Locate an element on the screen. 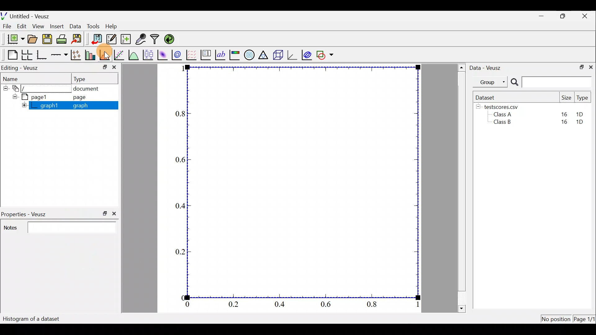  0.2 is located at coordinates (235, 306).